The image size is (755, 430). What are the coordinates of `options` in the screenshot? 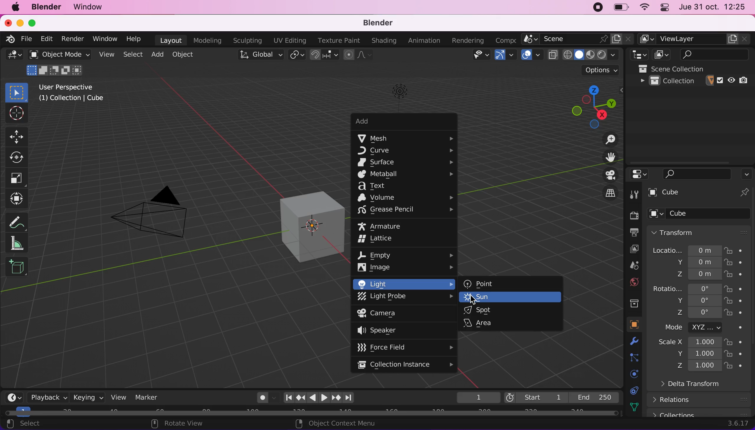 It's located at (601, 70).